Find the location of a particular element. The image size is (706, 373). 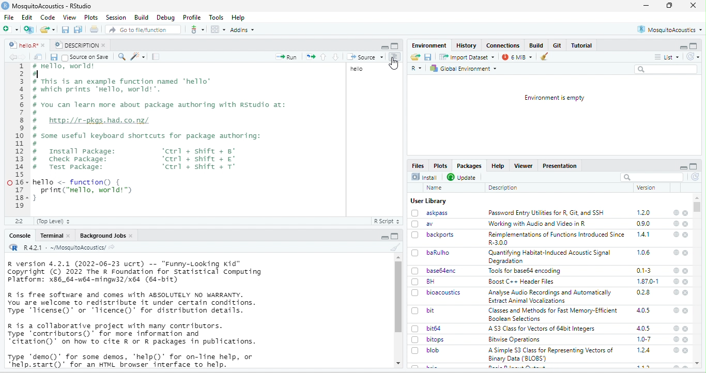

12:1 is located at coordinates (21, 221).